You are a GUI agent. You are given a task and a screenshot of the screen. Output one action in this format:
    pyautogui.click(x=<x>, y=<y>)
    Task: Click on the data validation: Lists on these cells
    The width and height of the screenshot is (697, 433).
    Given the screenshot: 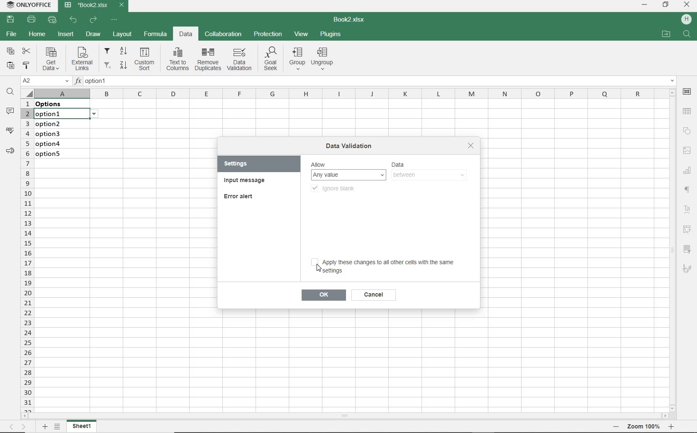 What is the action you would take?
    pyautogui.click(x=68, y=141)
    